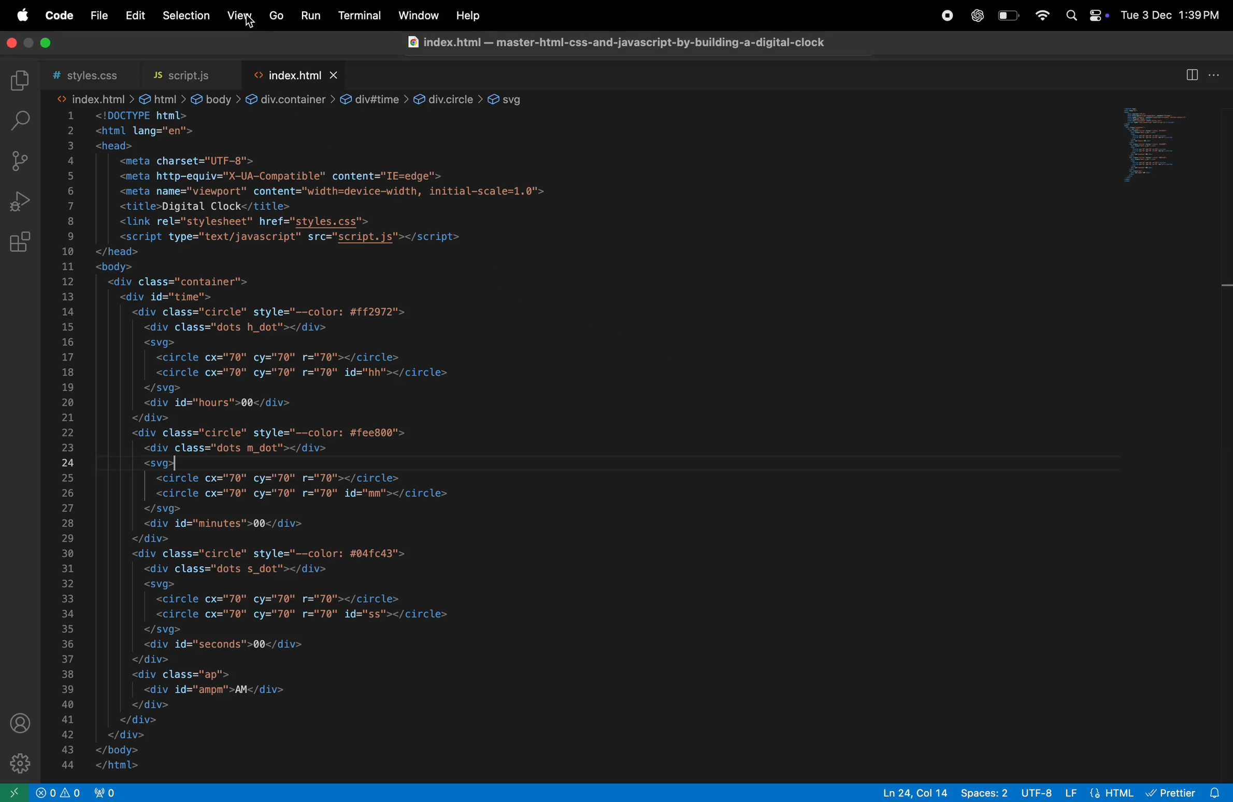  I want to click on spaces 8, so click(985, 793).